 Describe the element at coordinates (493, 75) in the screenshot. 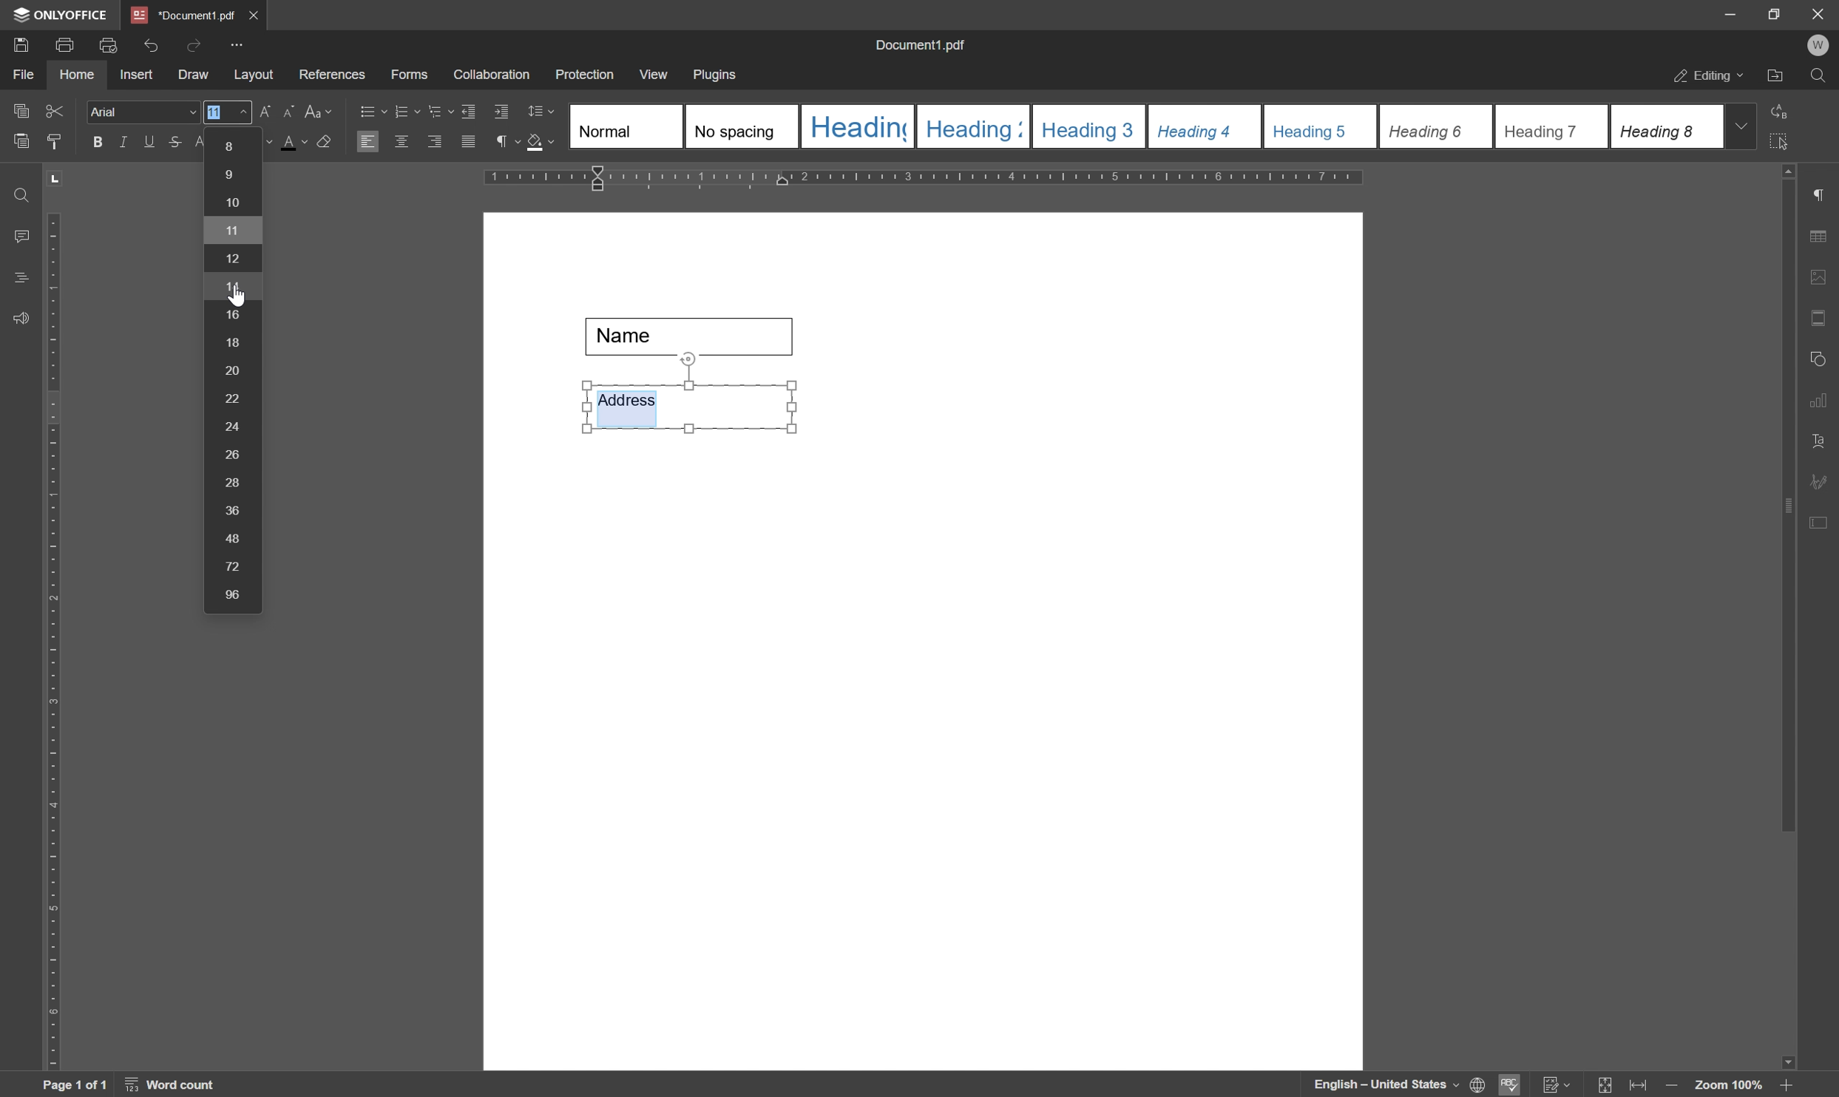

I see `collaboration` at that location.